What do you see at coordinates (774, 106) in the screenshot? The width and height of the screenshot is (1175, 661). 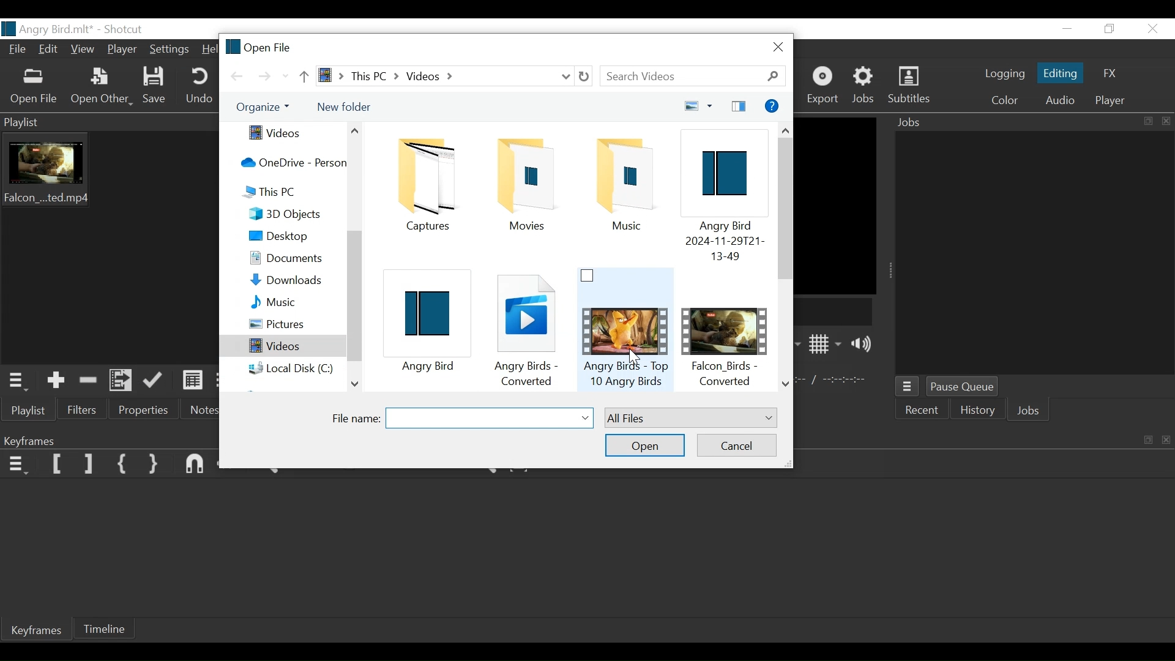 I see `Get Help` at bounding box center [774, 106].